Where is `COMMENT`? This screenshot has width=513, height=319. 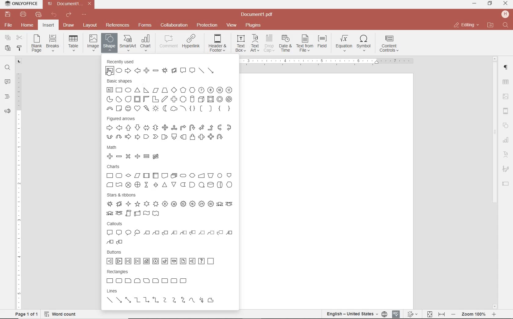 COMMENT is located at coordinates (169, 42).